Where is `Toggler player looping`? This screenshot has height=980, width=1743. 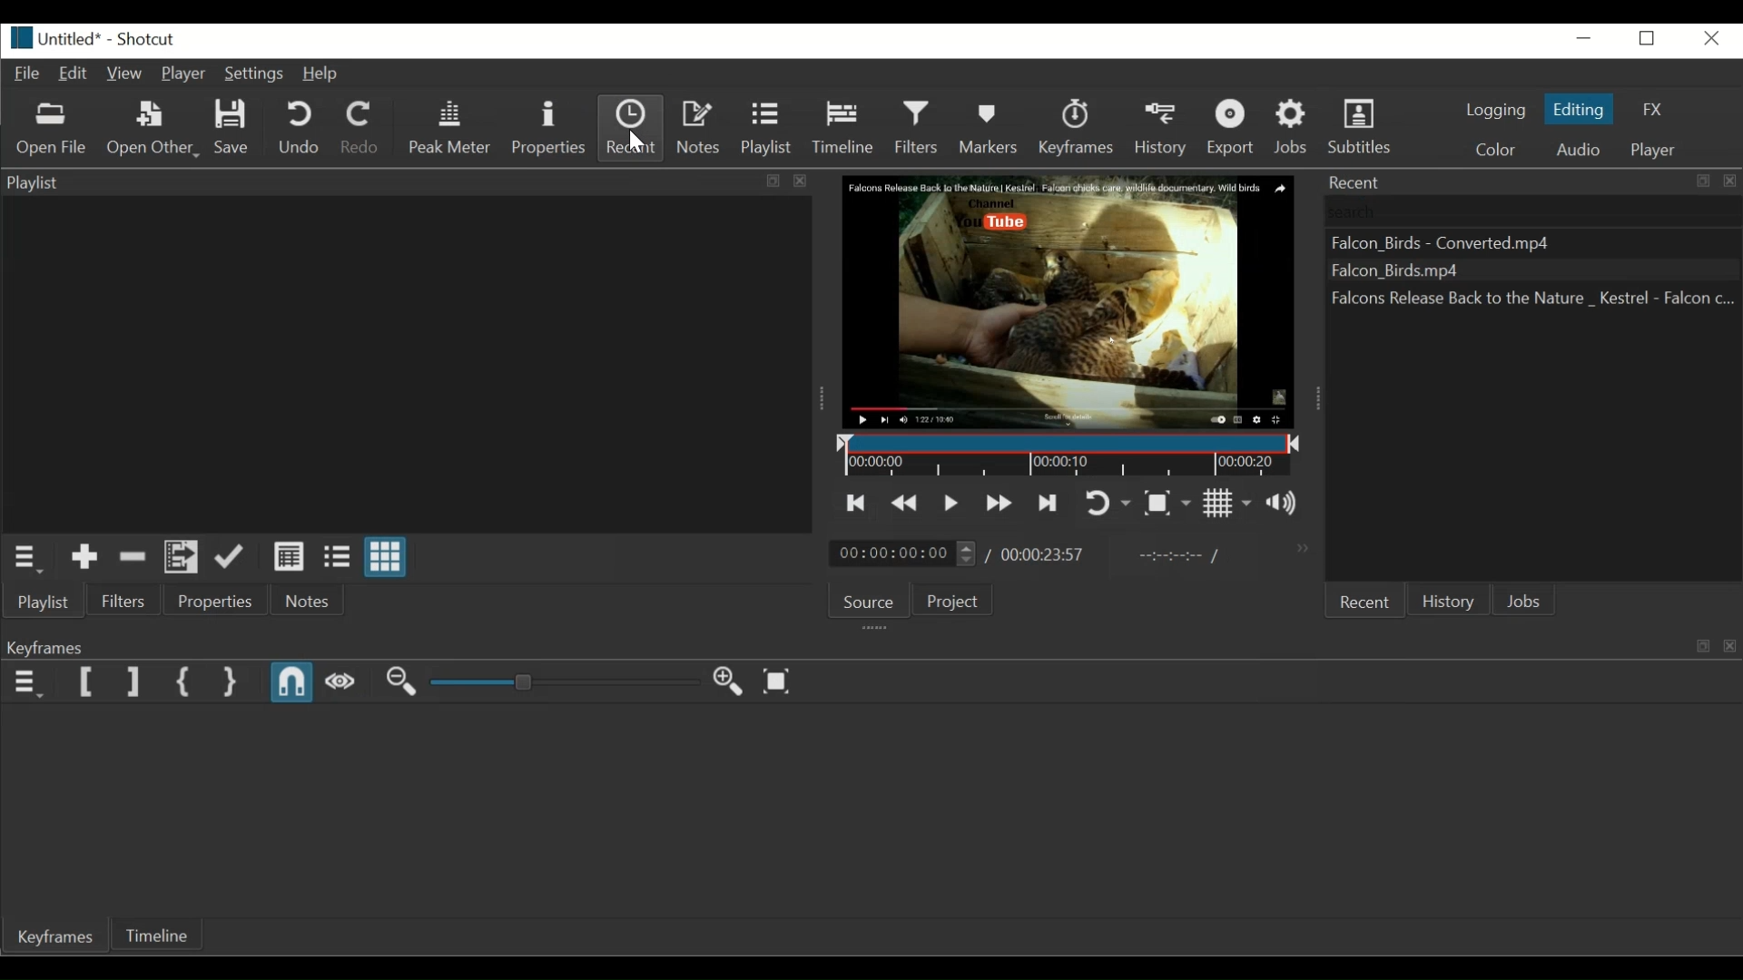 Toggler player looping is located at coordinates (1108, 503).